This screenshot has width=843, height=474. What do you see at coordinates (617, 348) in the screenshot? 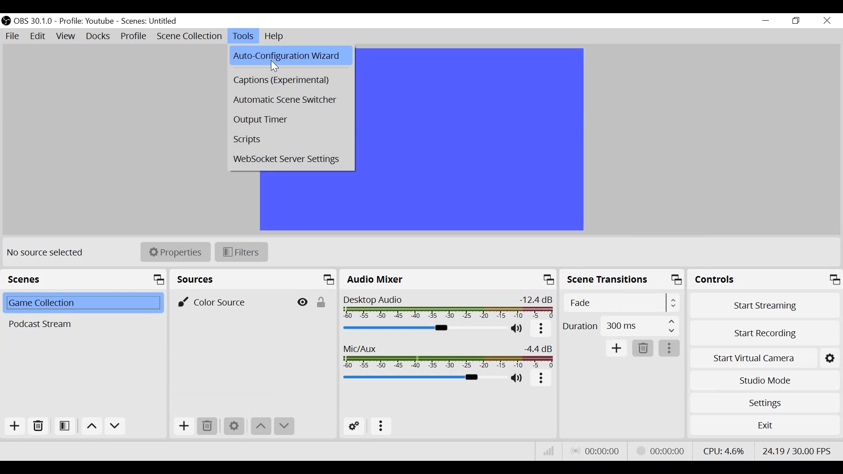
I see `Add` at bounding box center [617, 348].